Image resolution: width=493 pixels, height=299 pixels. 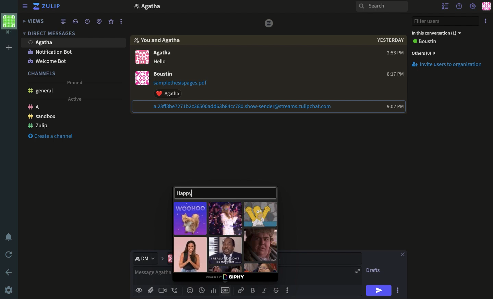 I want to click on View all users, so click(x=430, y=42).